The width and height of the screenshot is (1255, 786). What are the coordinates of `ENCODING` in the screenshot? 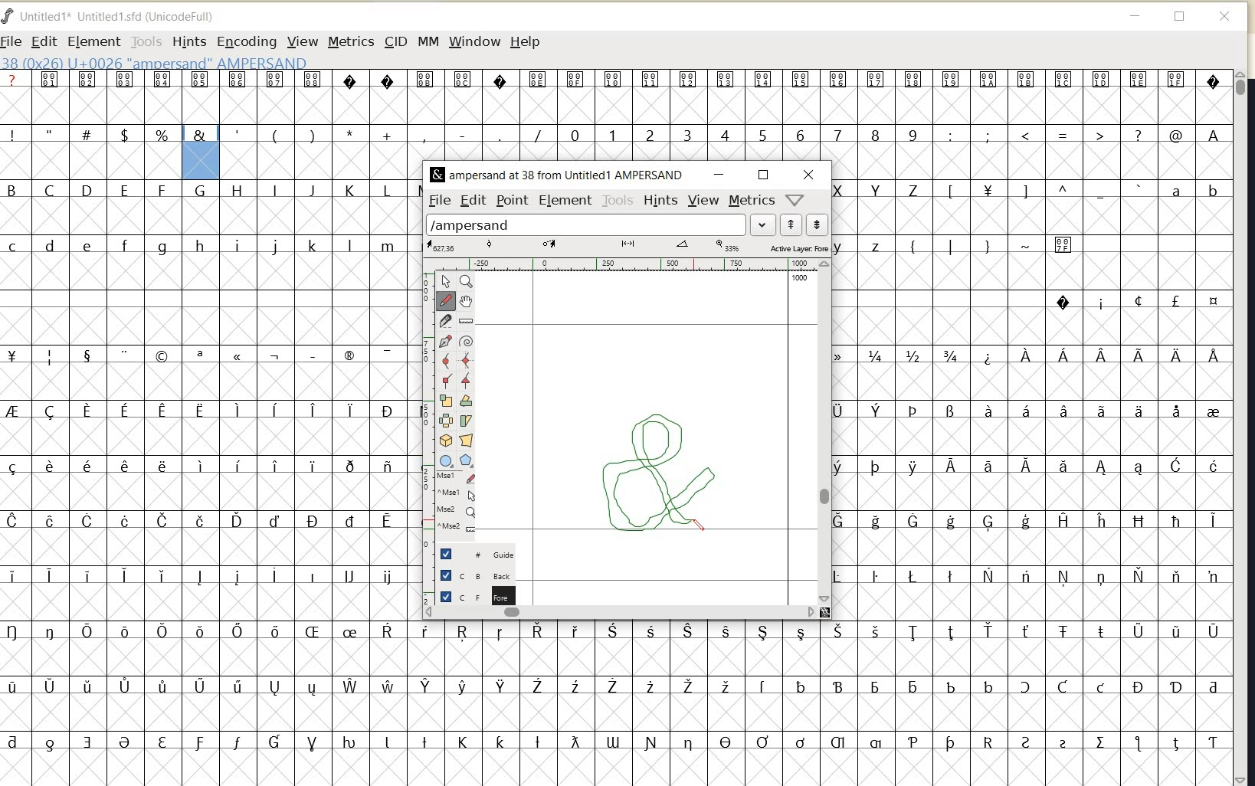 It's located at (246, 42).